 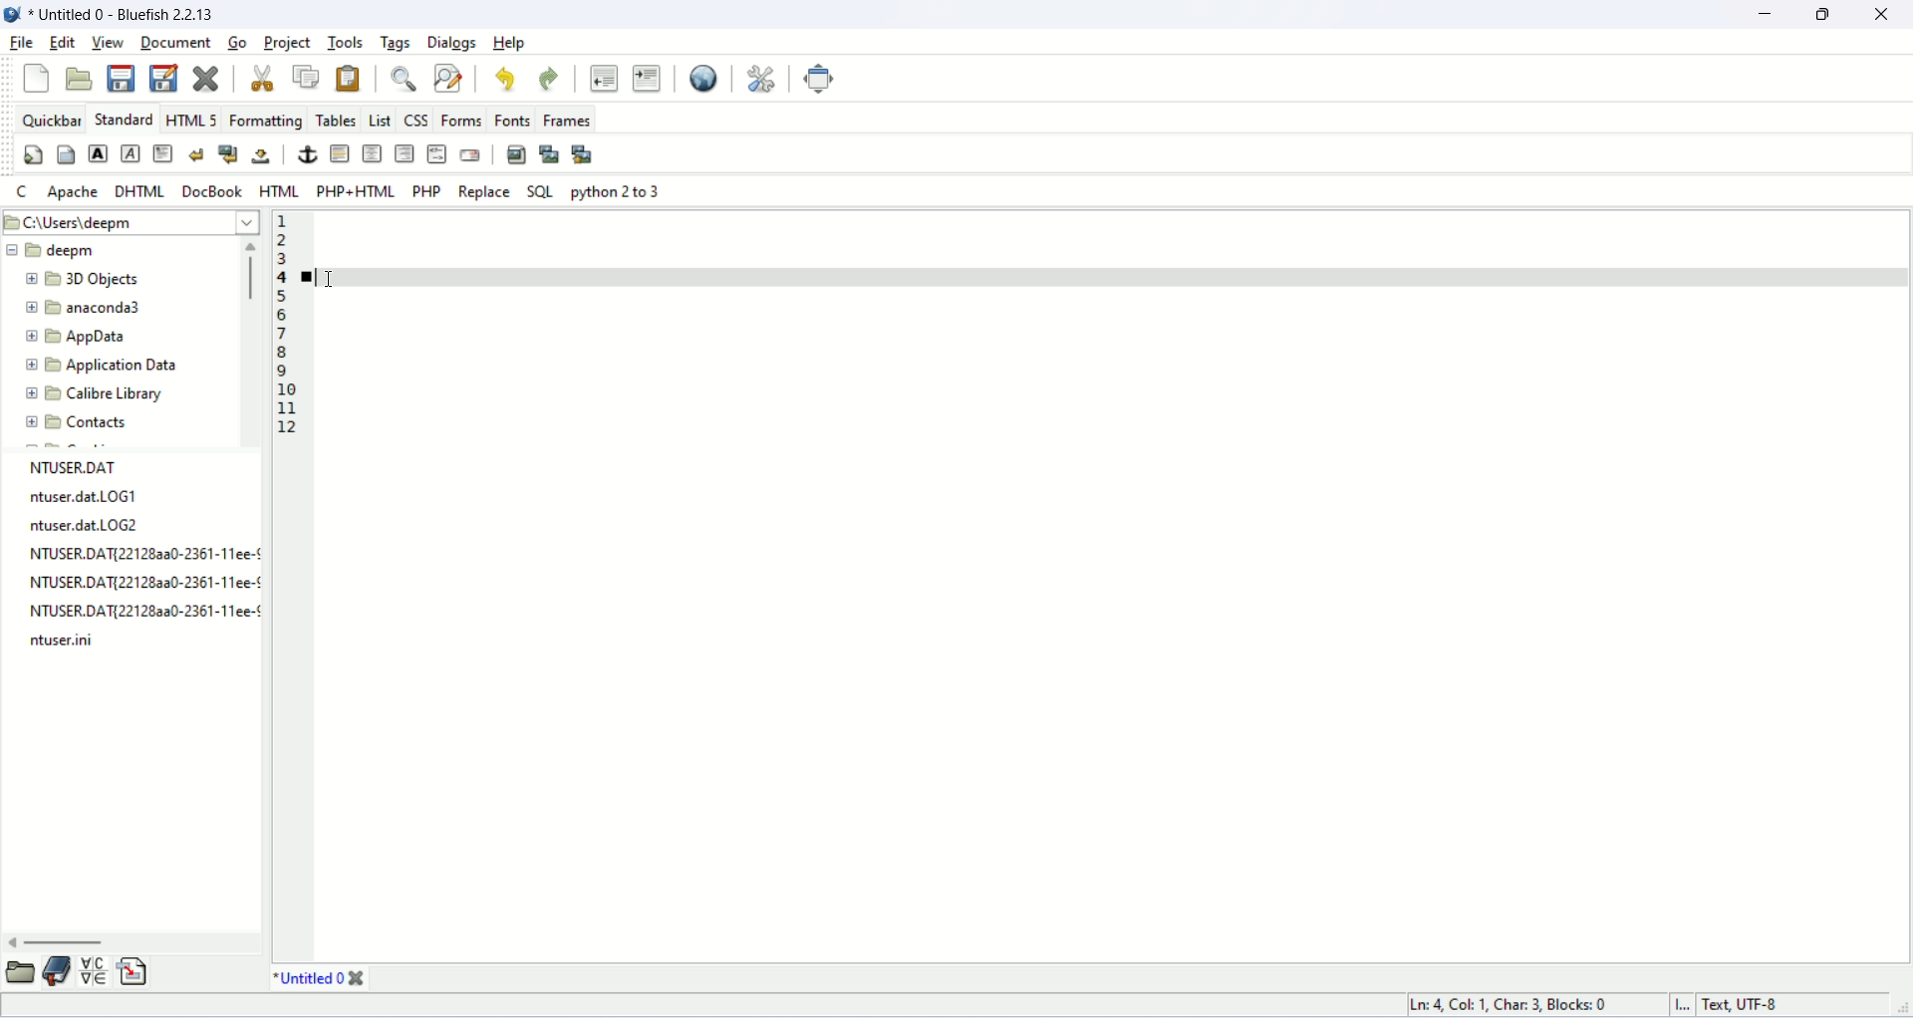 What do you see at coordinates (374, 152) in the screenshot?
I see `center` at bounding box center [374, 152].